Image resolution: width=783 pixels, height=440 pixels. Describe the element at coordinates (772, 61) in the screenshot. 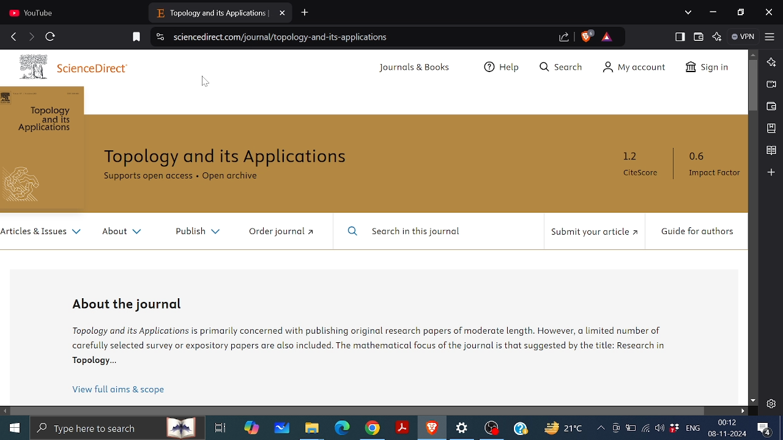

I see `Leo` at that location.